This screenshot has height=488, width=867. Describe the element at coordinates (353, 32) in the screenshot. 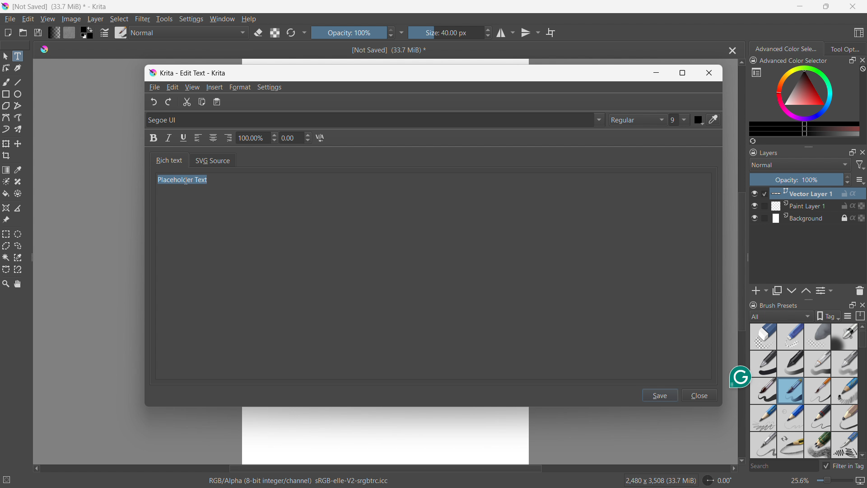

I see `opacity control` at that location.